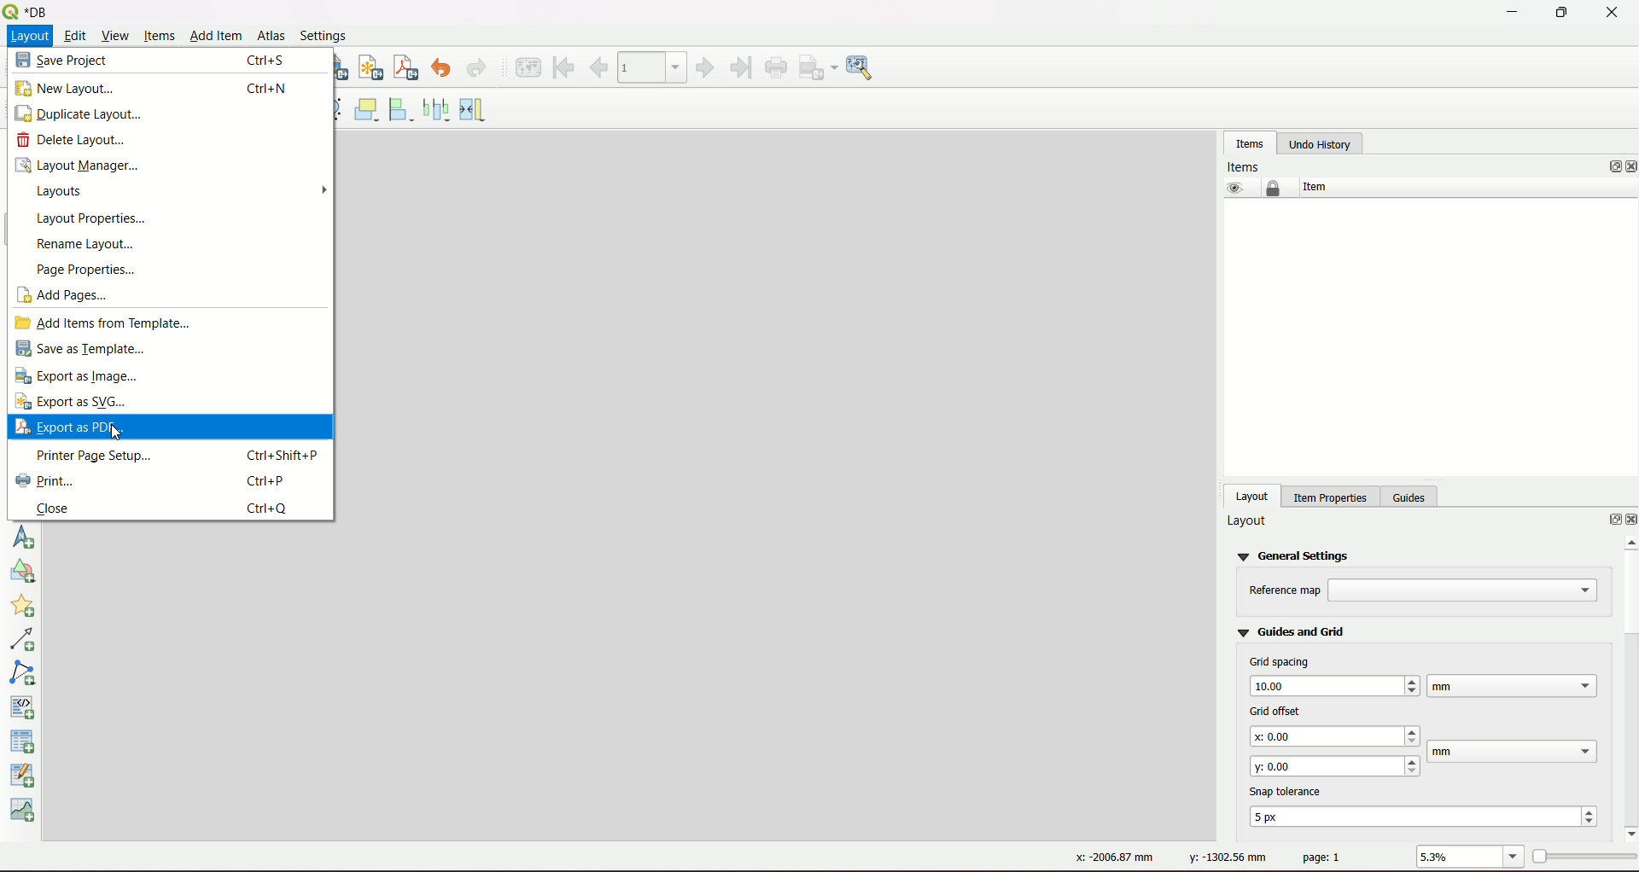 This screenshot has height=872, width=1639. I want to click on scrollbar, so click(1627, 686).